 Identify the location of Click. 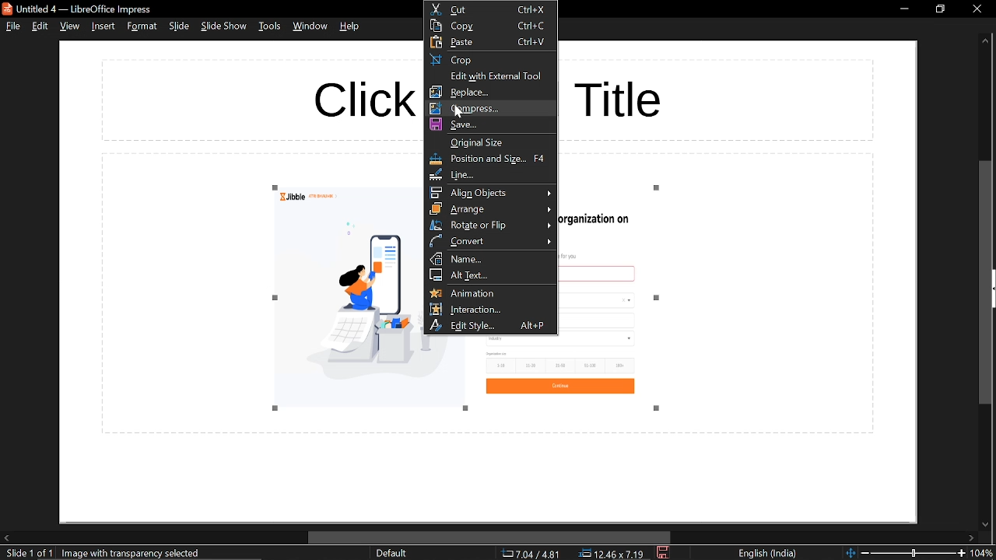
(365, 96).